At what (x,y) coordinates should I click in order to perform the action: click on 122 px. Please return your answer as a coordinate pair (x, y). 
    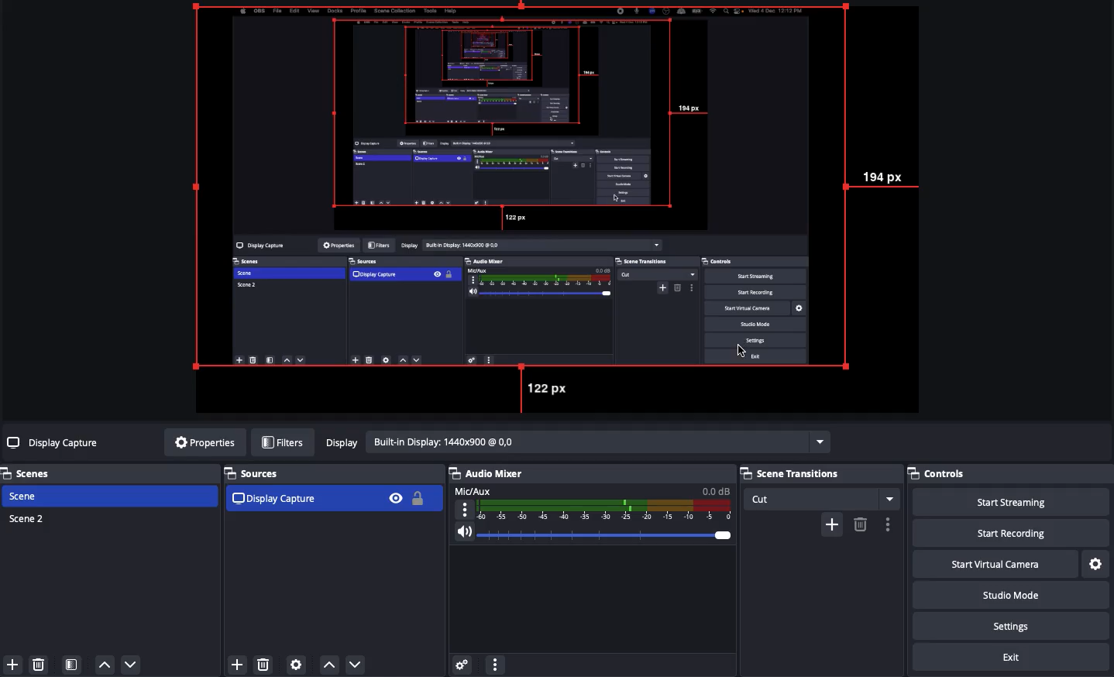
    Looking at the image, I should click on (550, 389).